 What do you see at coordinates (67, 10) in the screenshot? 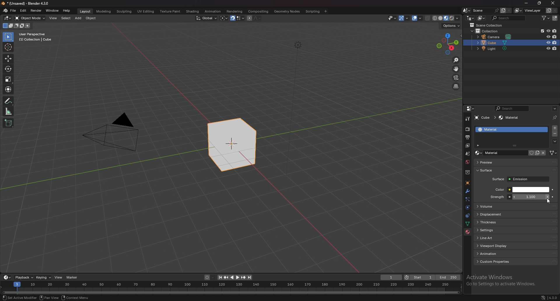
I see `help` at bounding box center [67, 10].